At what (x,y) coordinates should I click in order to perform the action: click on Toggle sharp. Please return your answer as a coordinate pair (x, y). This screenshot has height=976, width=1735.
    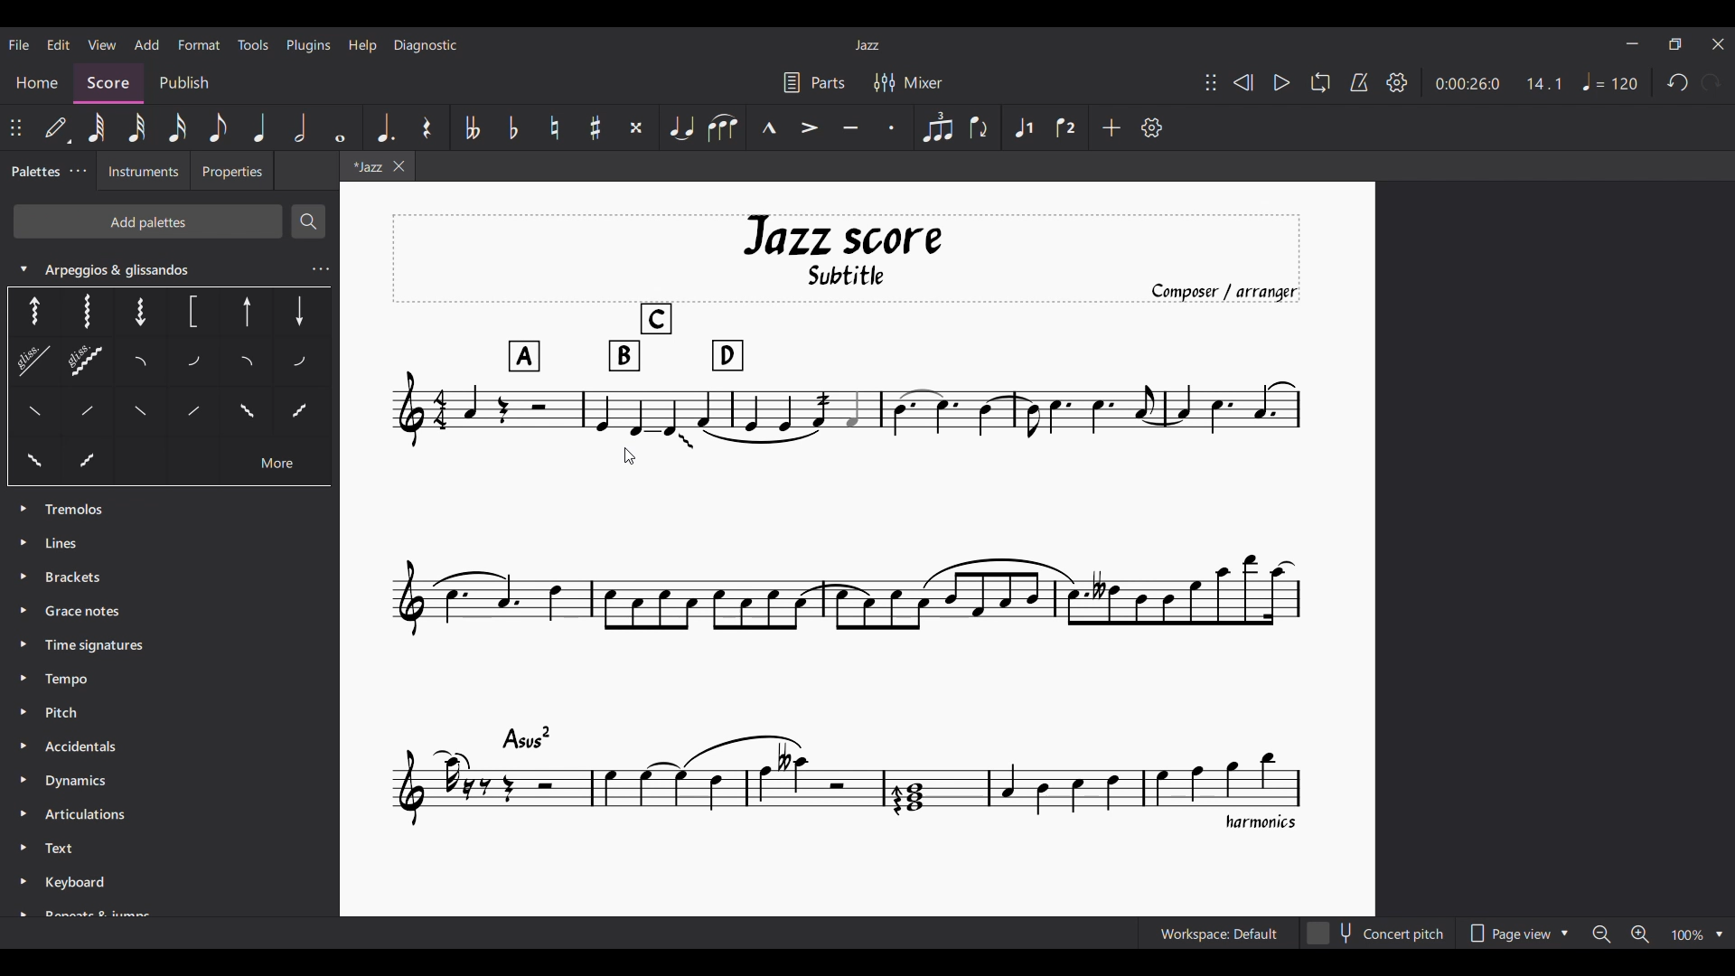
    Looking at the image, I should click on (596, 127).